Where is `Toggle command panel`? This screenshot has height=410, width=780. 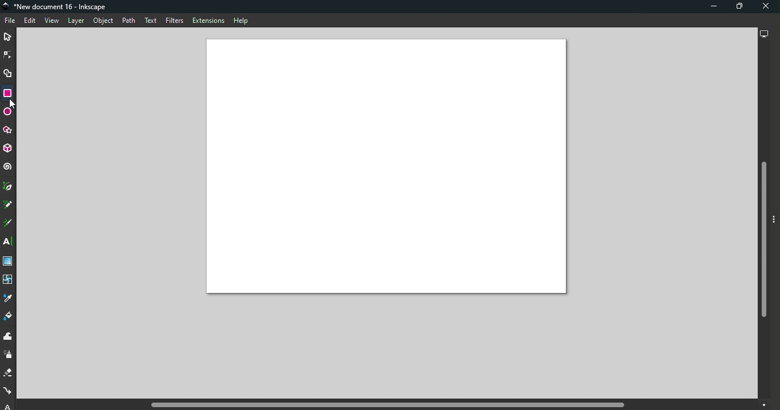 Toggle command panel is located at coordinates (775, 220).